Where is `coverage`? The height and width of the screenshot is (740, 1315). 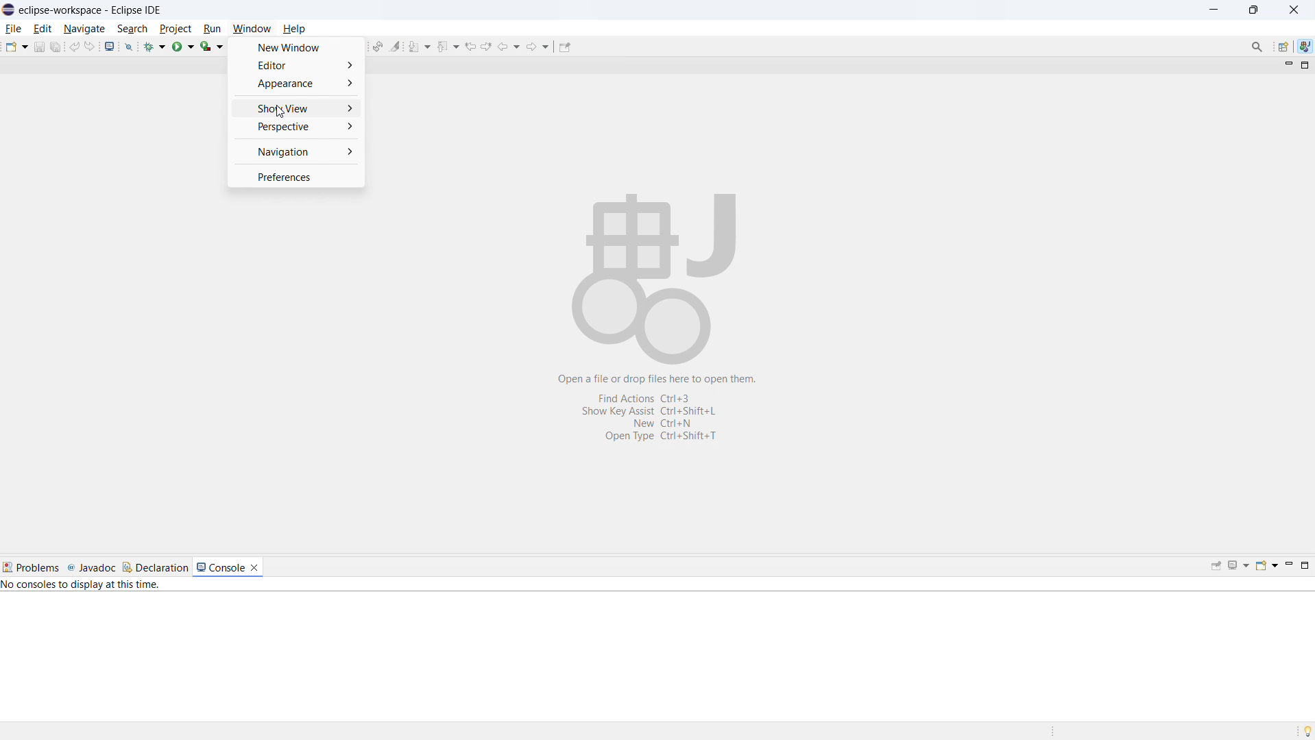 coverage is located at coordinates (211, 46).